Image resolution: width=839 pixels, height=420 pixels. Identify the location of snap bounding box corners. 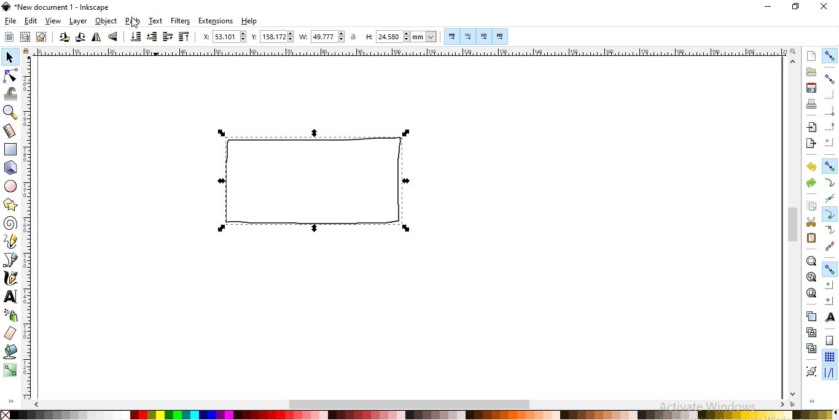
(831, 111).